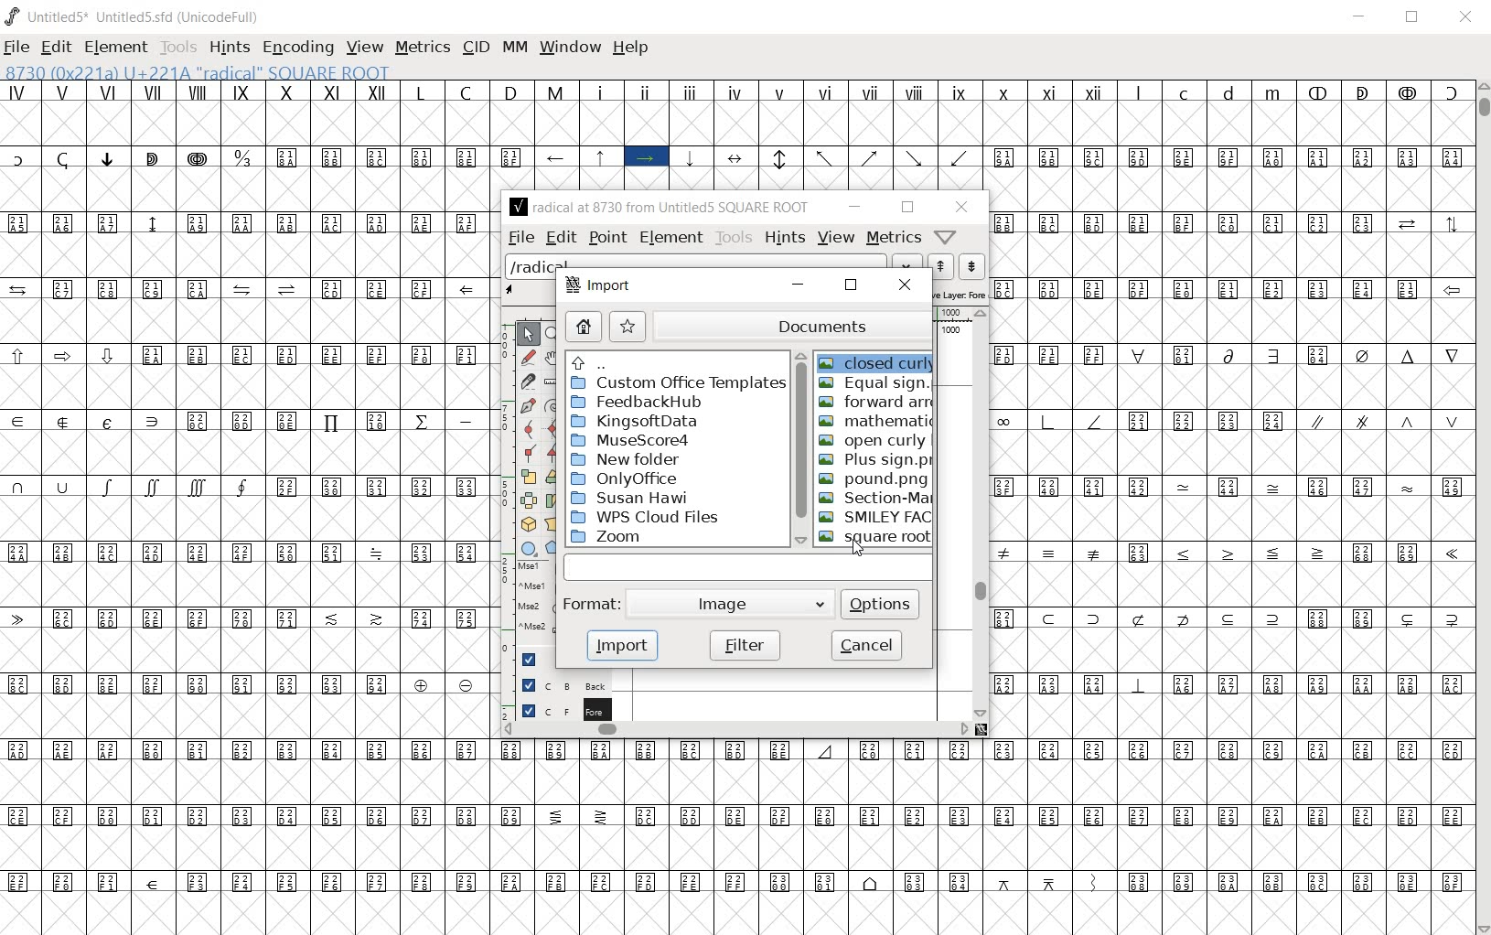  I want to click on close, so click(902, 285).